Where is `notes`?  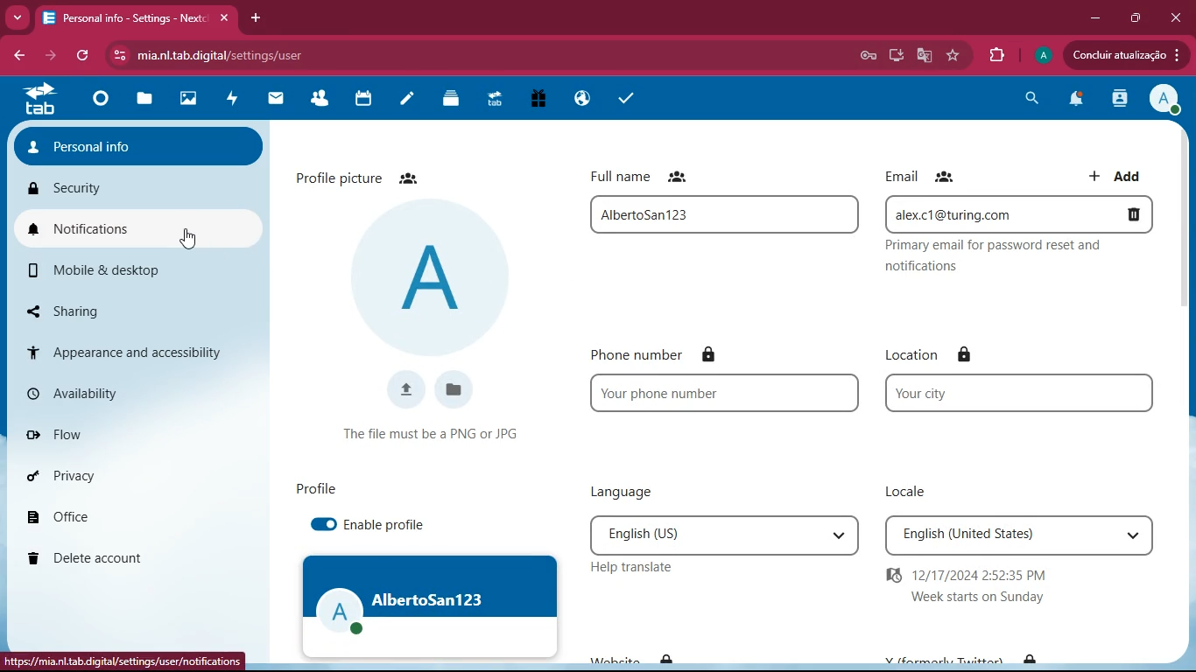 notes is located at coordinates (409, 98).